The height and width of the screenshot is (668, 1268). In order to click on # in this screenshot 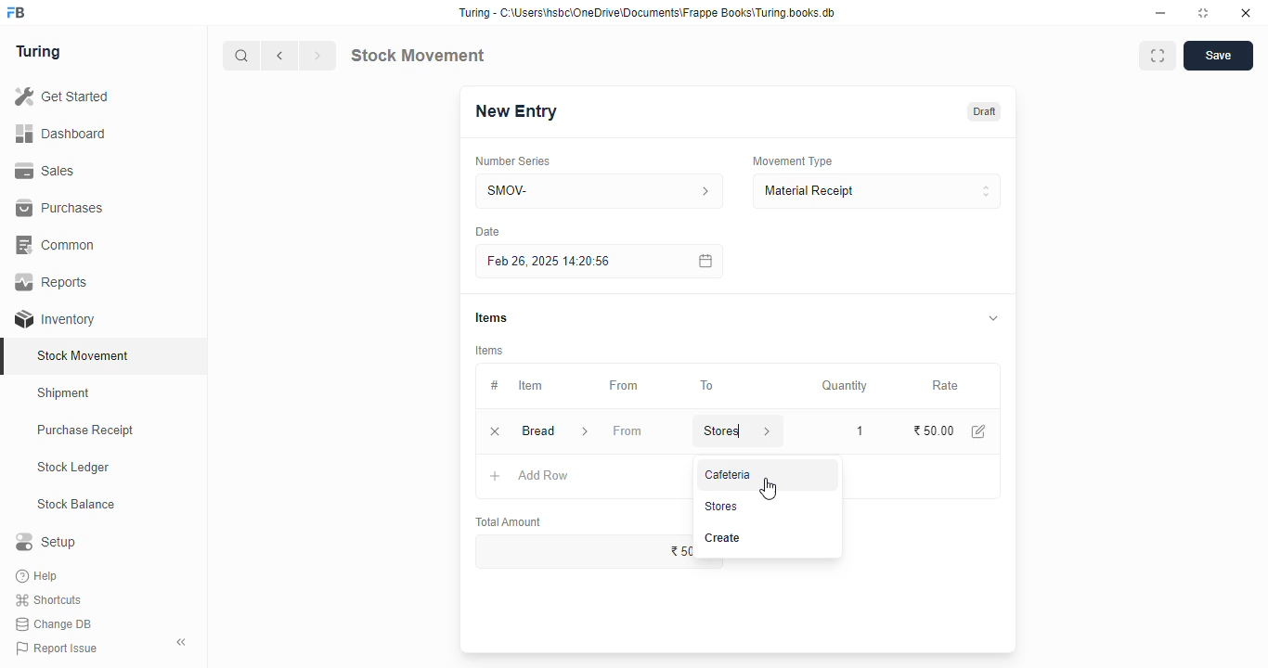, I will do `click(495, 386)`.